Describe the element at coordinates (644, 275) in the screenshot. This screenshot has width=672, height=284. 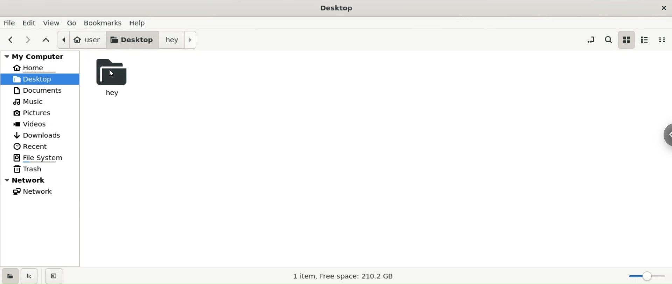
I see `zoom` at that location.